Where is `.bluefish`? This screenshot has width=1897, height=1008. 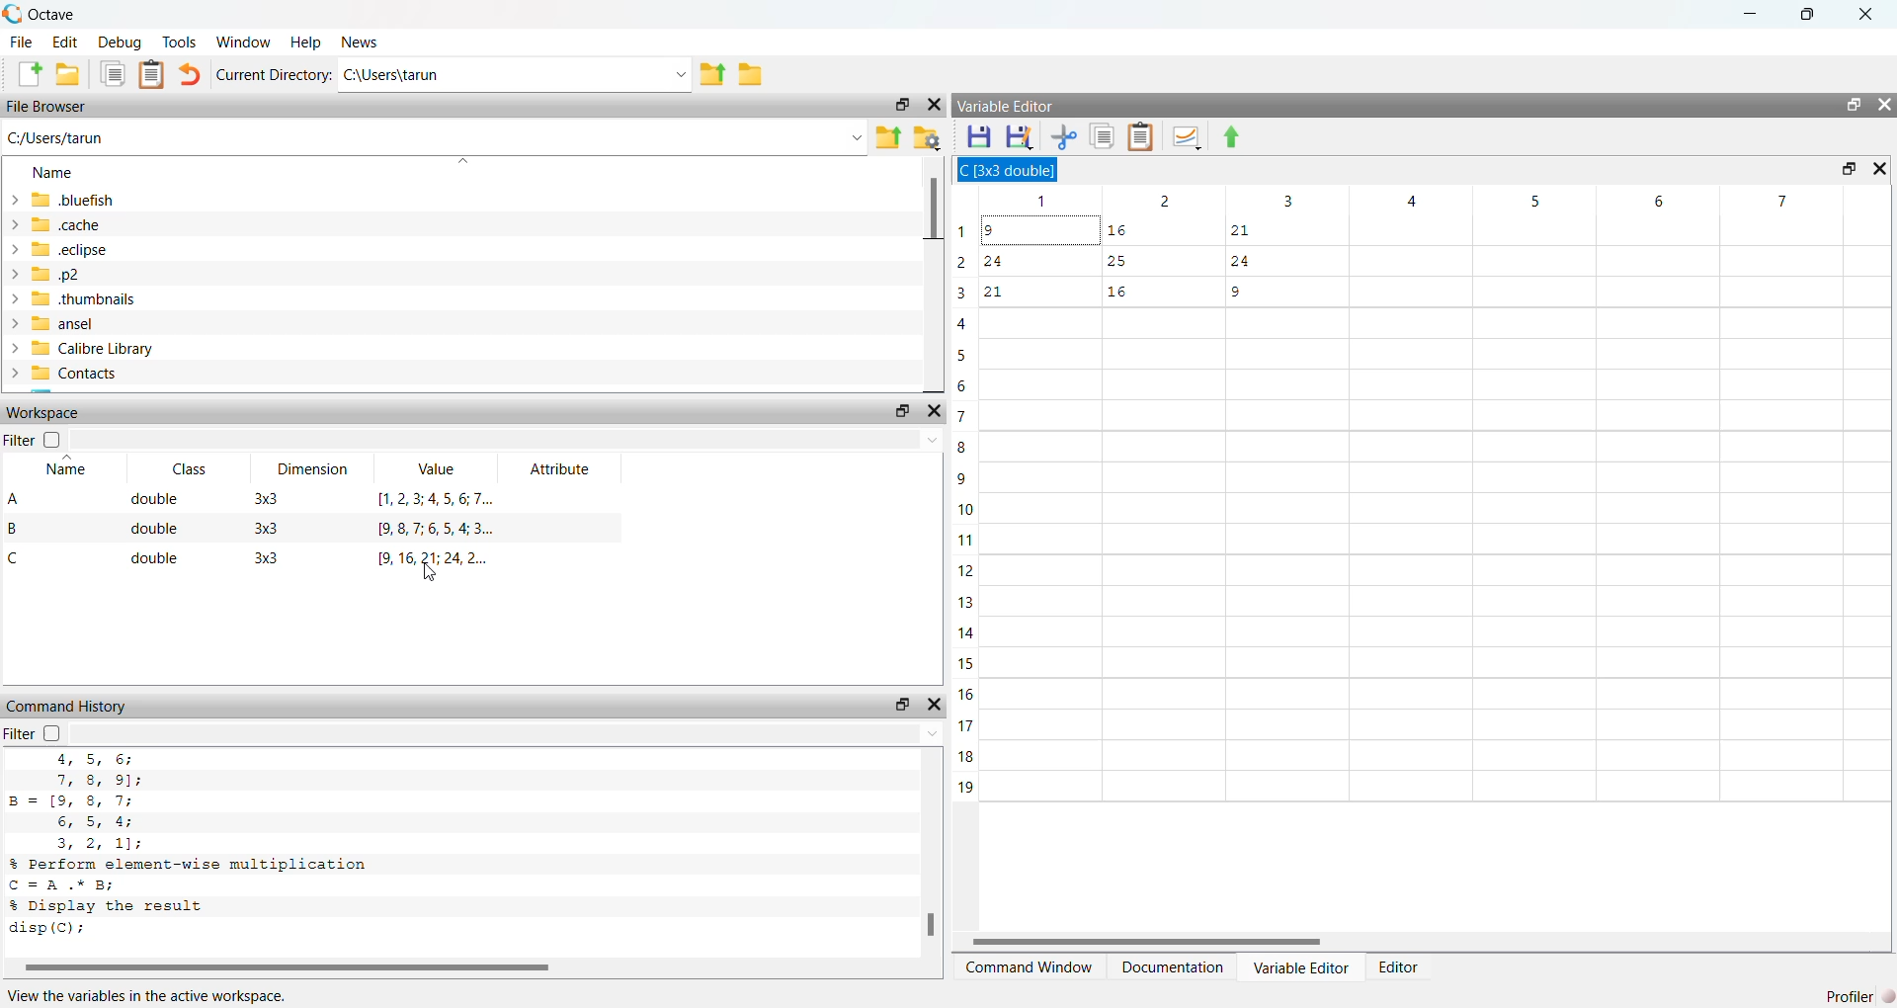
.bluefish is located at coordinates (60, 203).